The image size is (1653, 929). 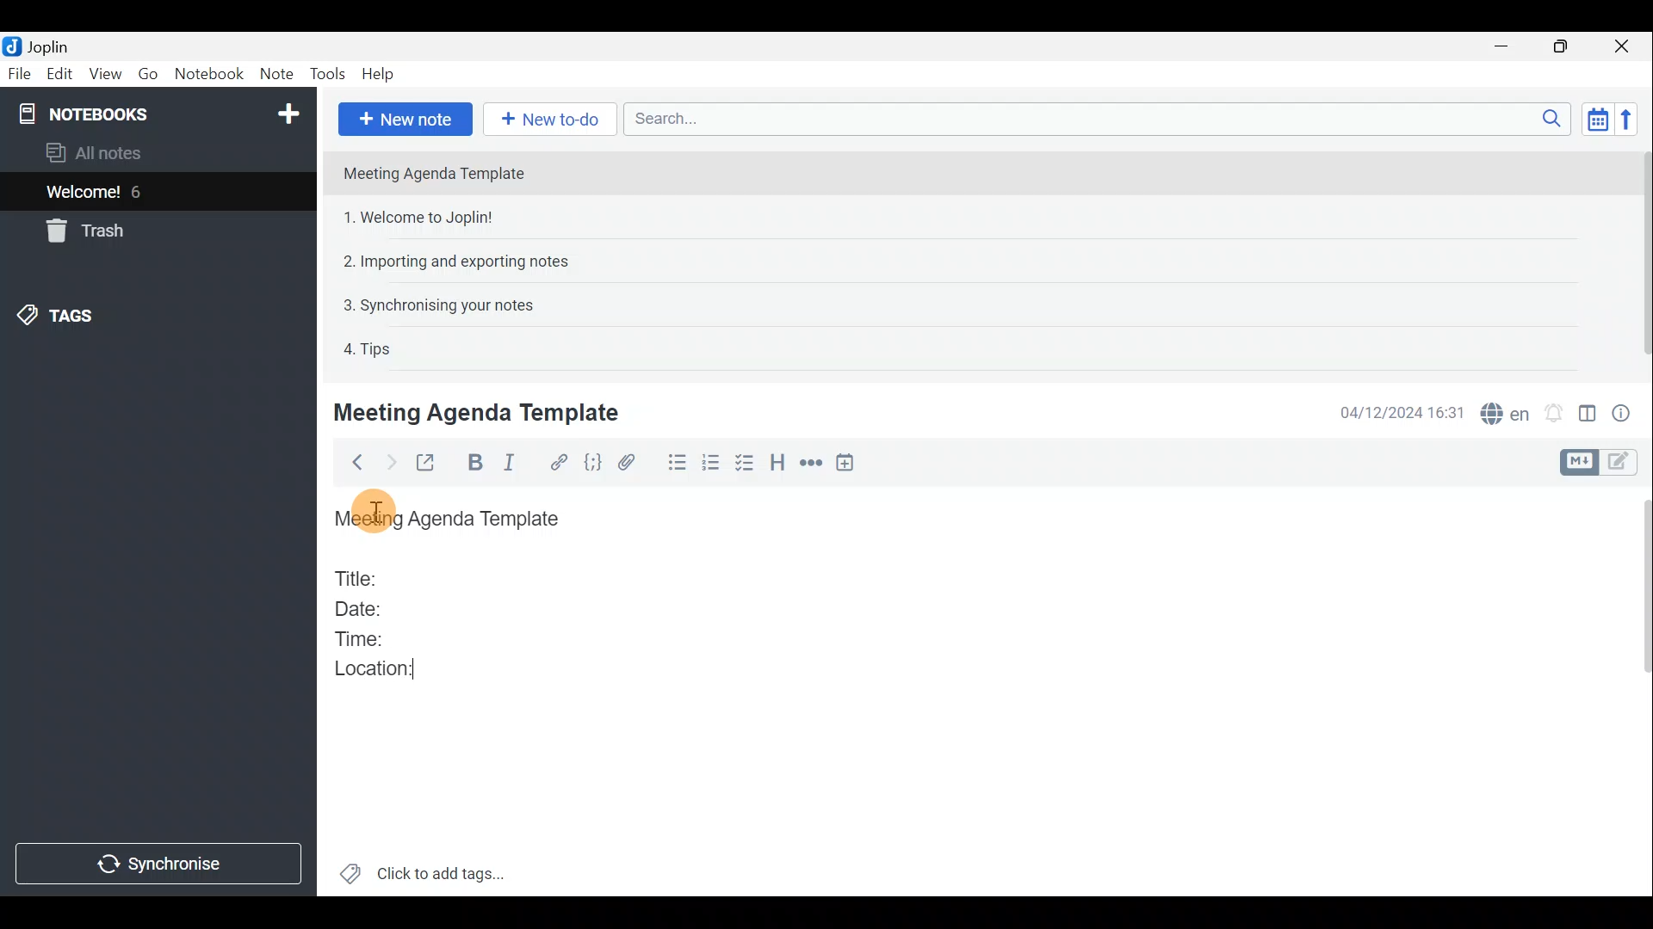 I want to click on Click to add tags, so click(x=446, y=870).